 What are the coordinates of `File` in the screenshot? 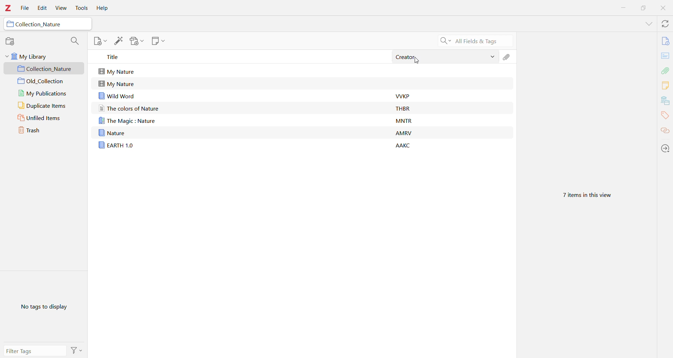 It's located at (25, 8).